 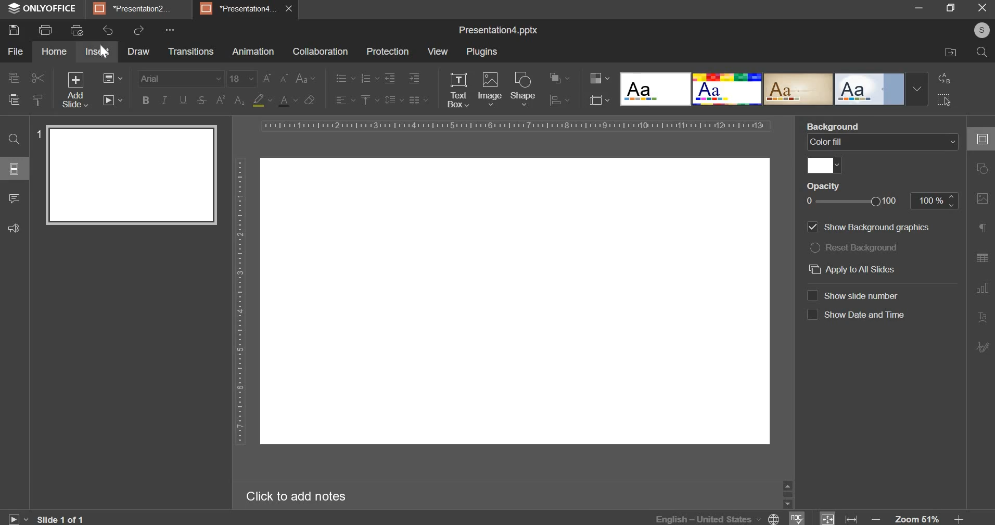 What do you see at coordinates (947, 78) in the screenshot?
I see `replace` at bounding box center [947, 78].